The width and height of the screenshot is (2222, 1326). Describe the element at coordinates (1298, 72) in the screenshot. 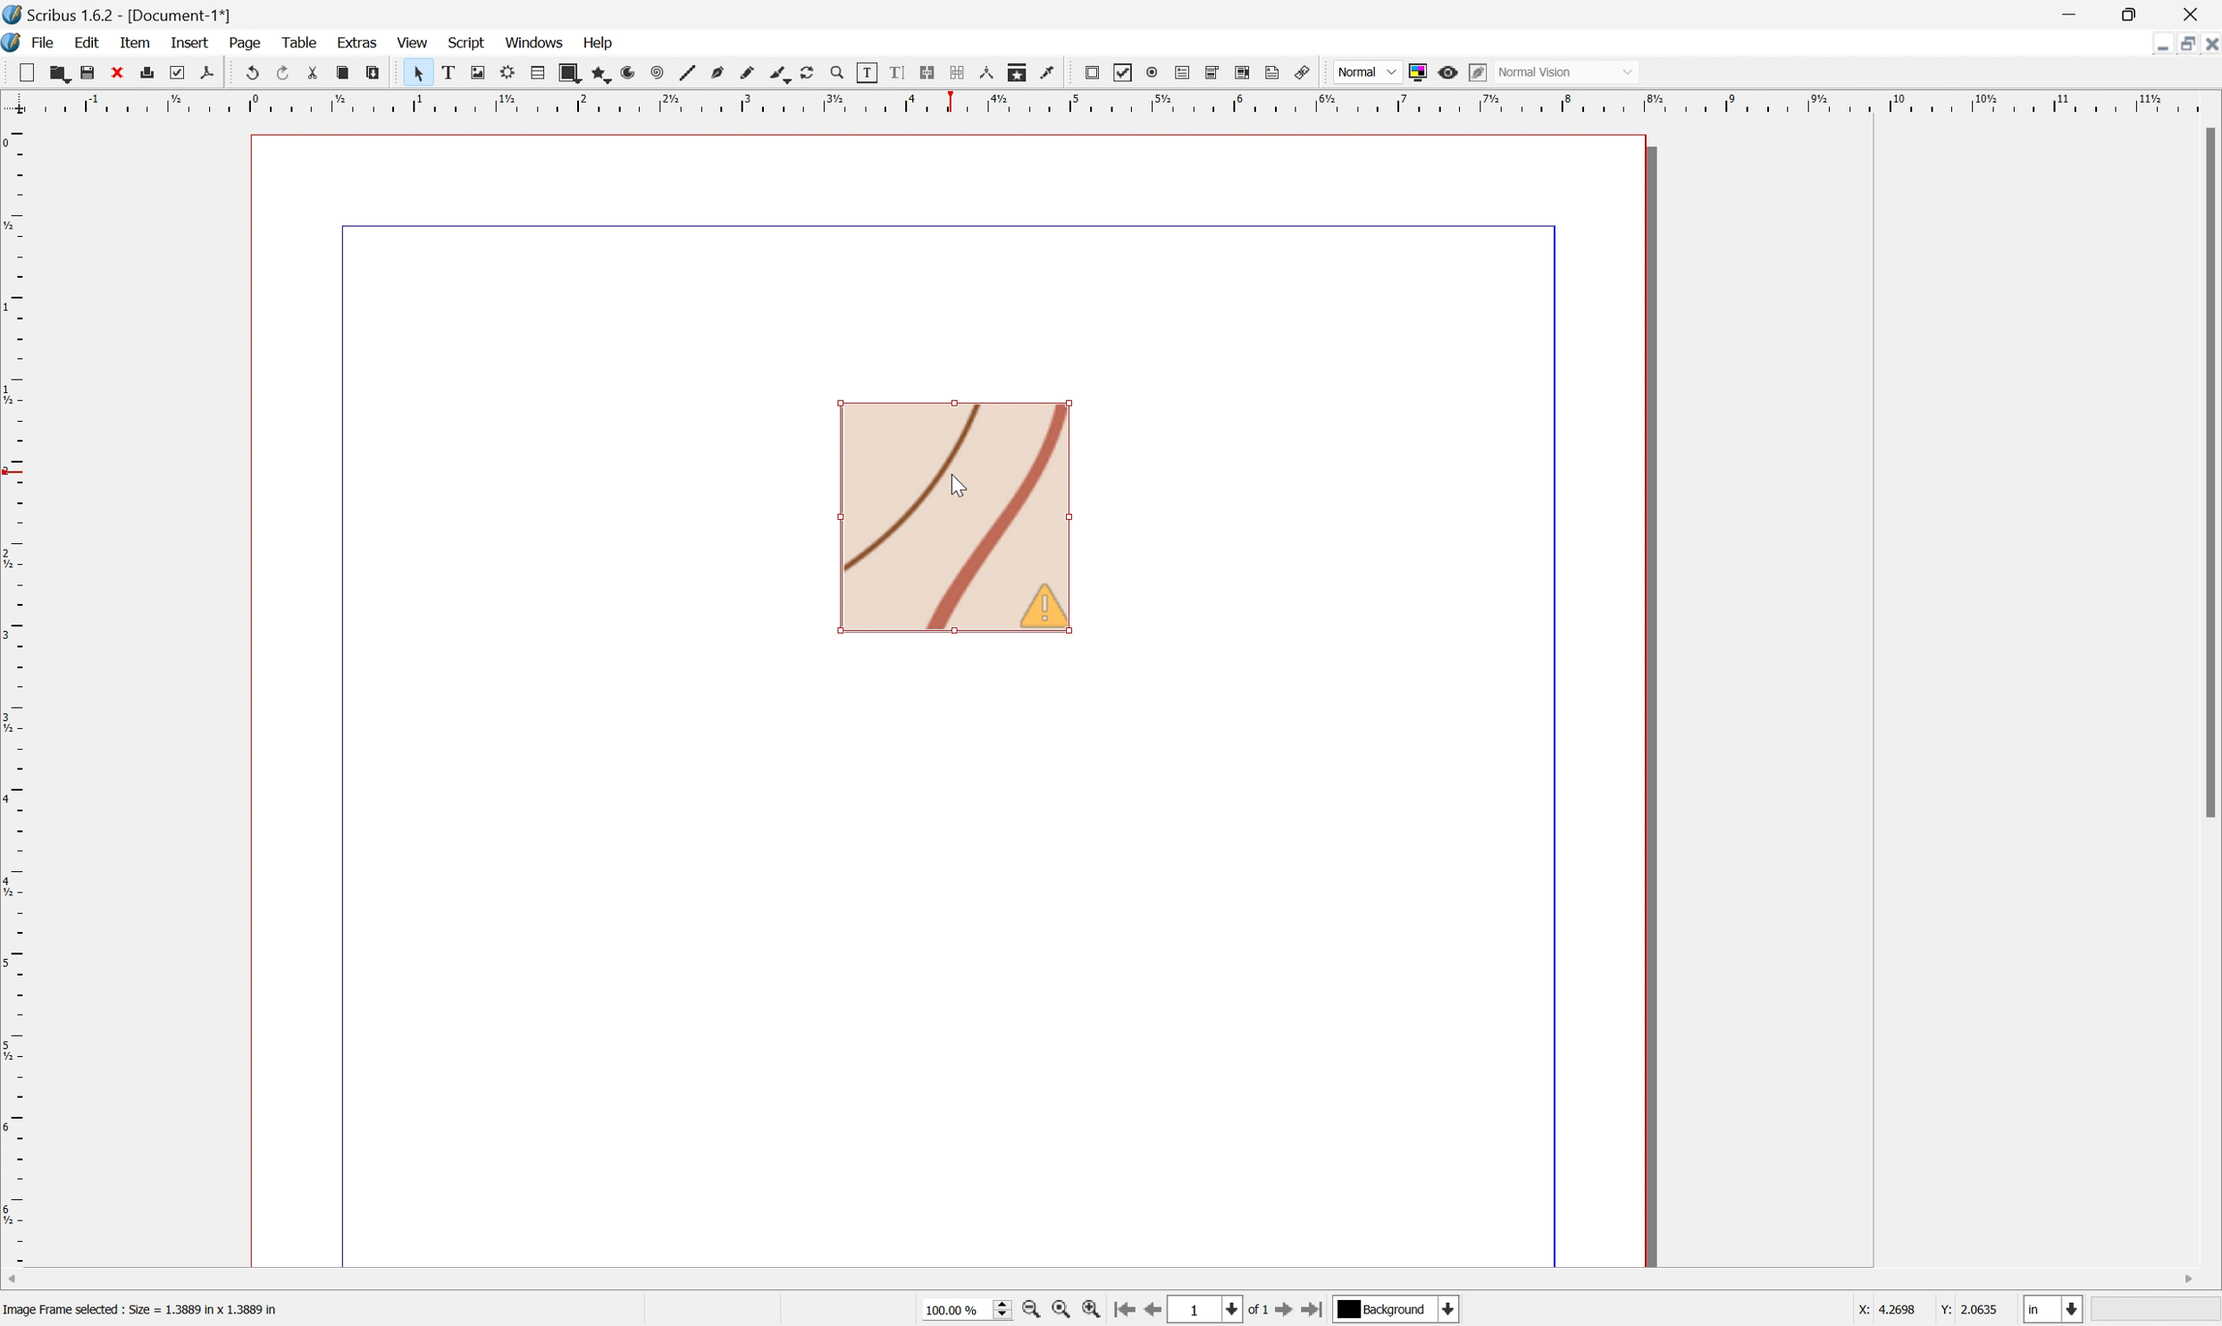

I see `Link annotation` at that location.